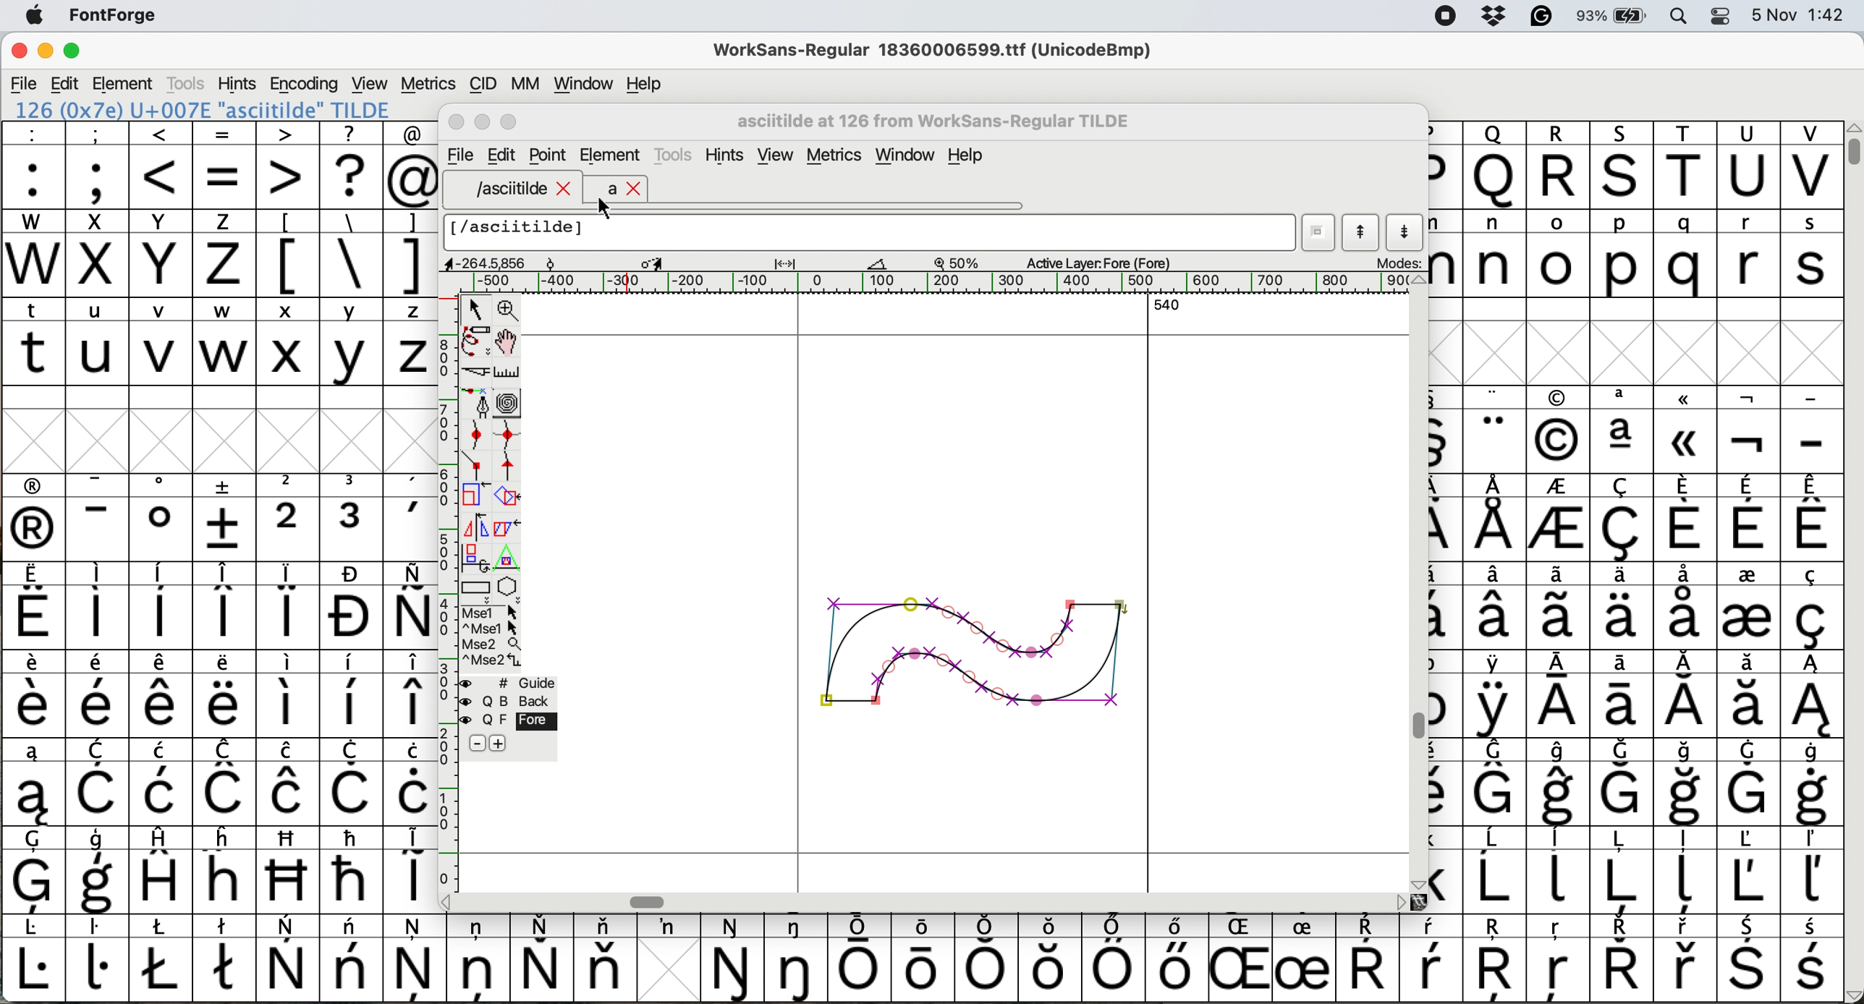 Image resolution: width=1864 pixels, height=1004 pixels. What do you see at coordinates (1687, 15) in the screenshot?
I see `spotlight search` at bounding box center [1687, 15].